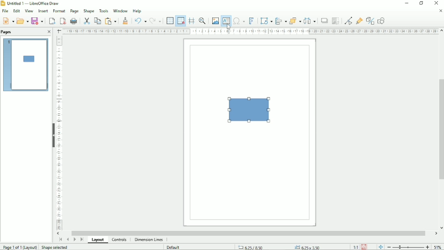 The height and width of the screenshot is (250, 444). What do you see at coordinates (43, 11) in the screenshot?
I see `Insert` at bounding box center [43, 11].